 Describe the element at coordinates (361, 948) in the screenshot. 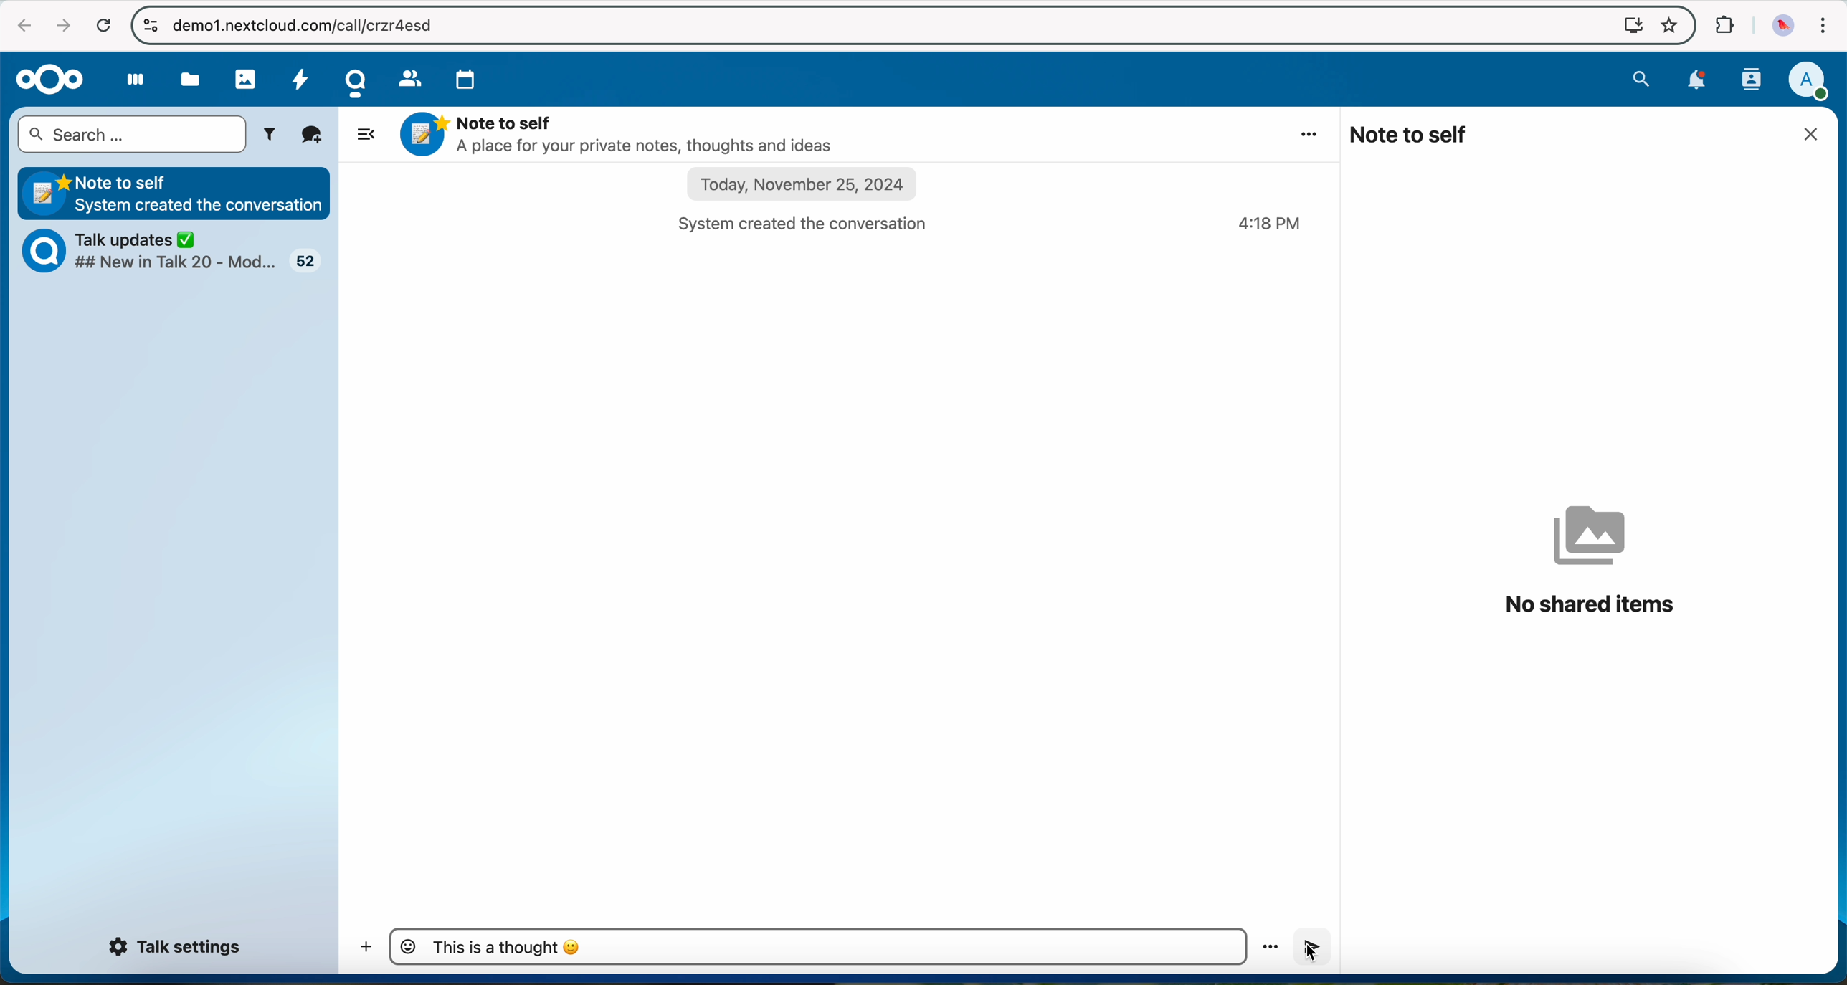

I see `add` at that location.